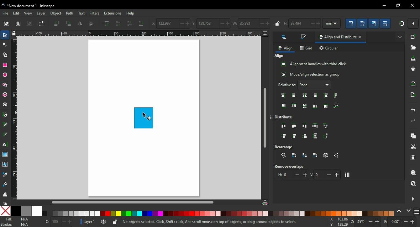  Describe the element at coordinates (413, 121) in the screenshot. I see `redo` at that location.